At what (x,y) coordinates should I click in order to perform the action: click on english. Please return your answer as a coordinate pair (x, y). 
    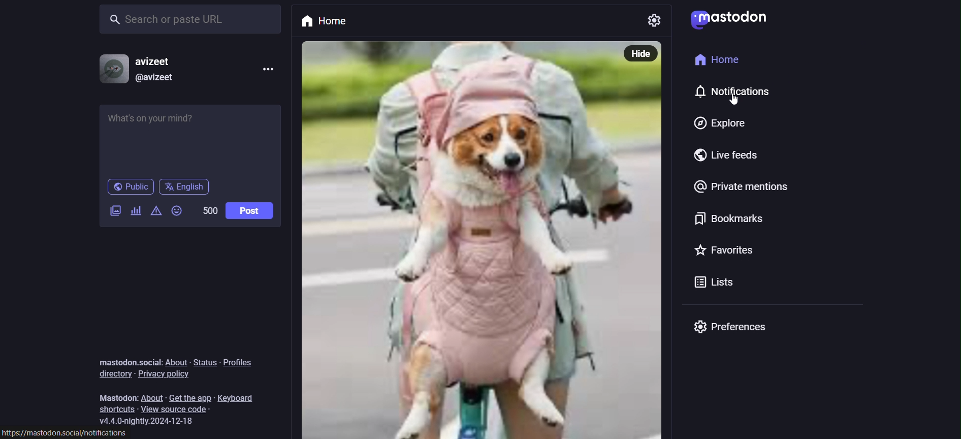
    Looking at the image, I should click on (185, 187).